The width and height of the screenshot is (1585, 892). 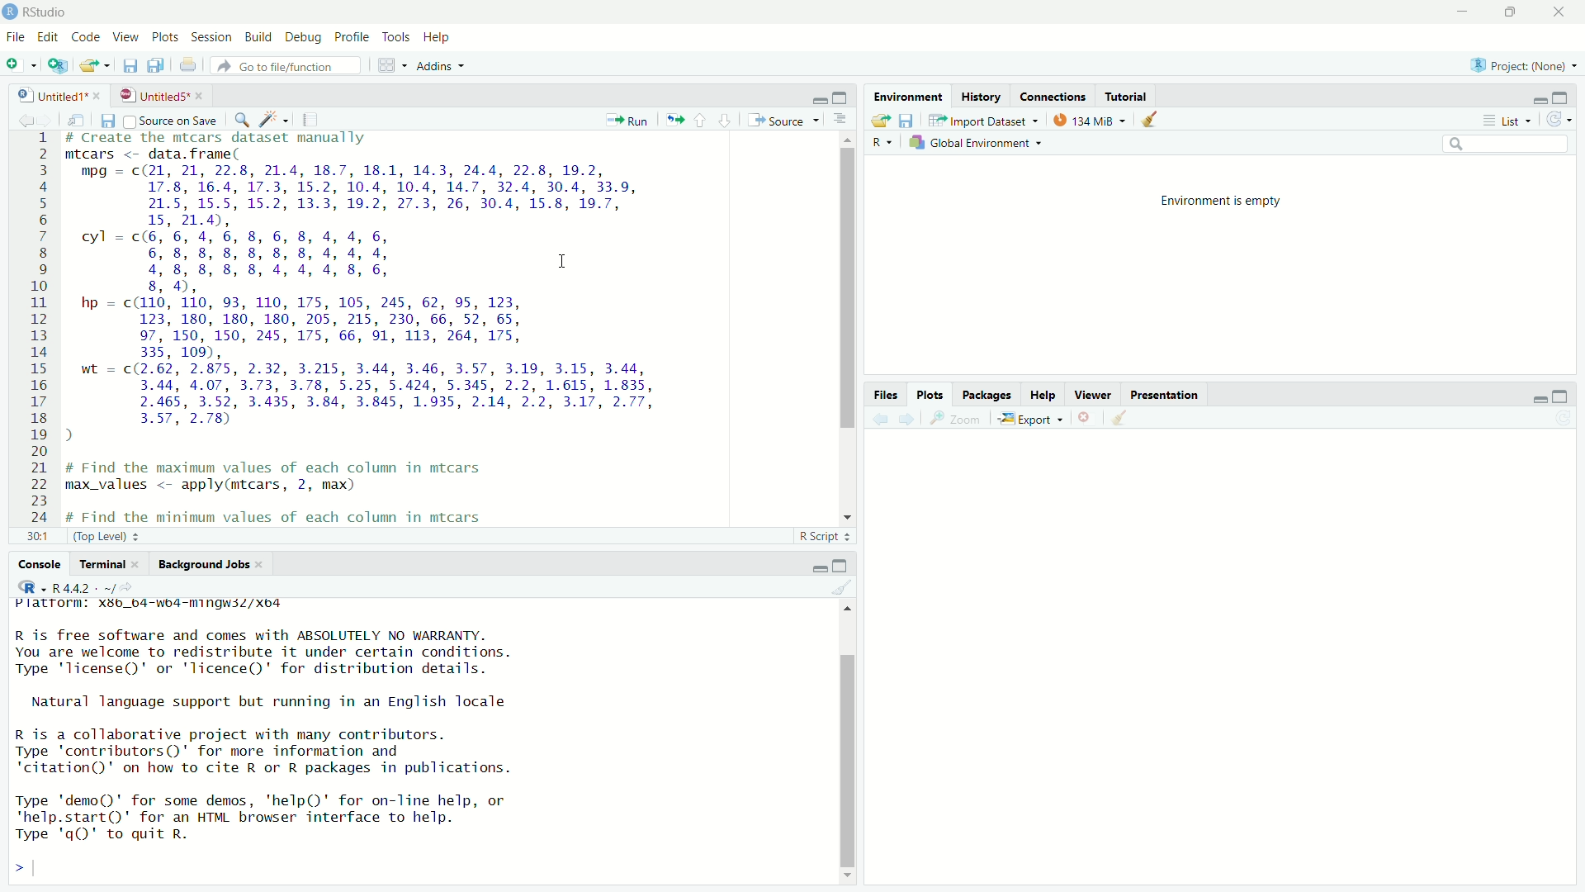 I want to click on scroll bar, so click(x=841, y=742).